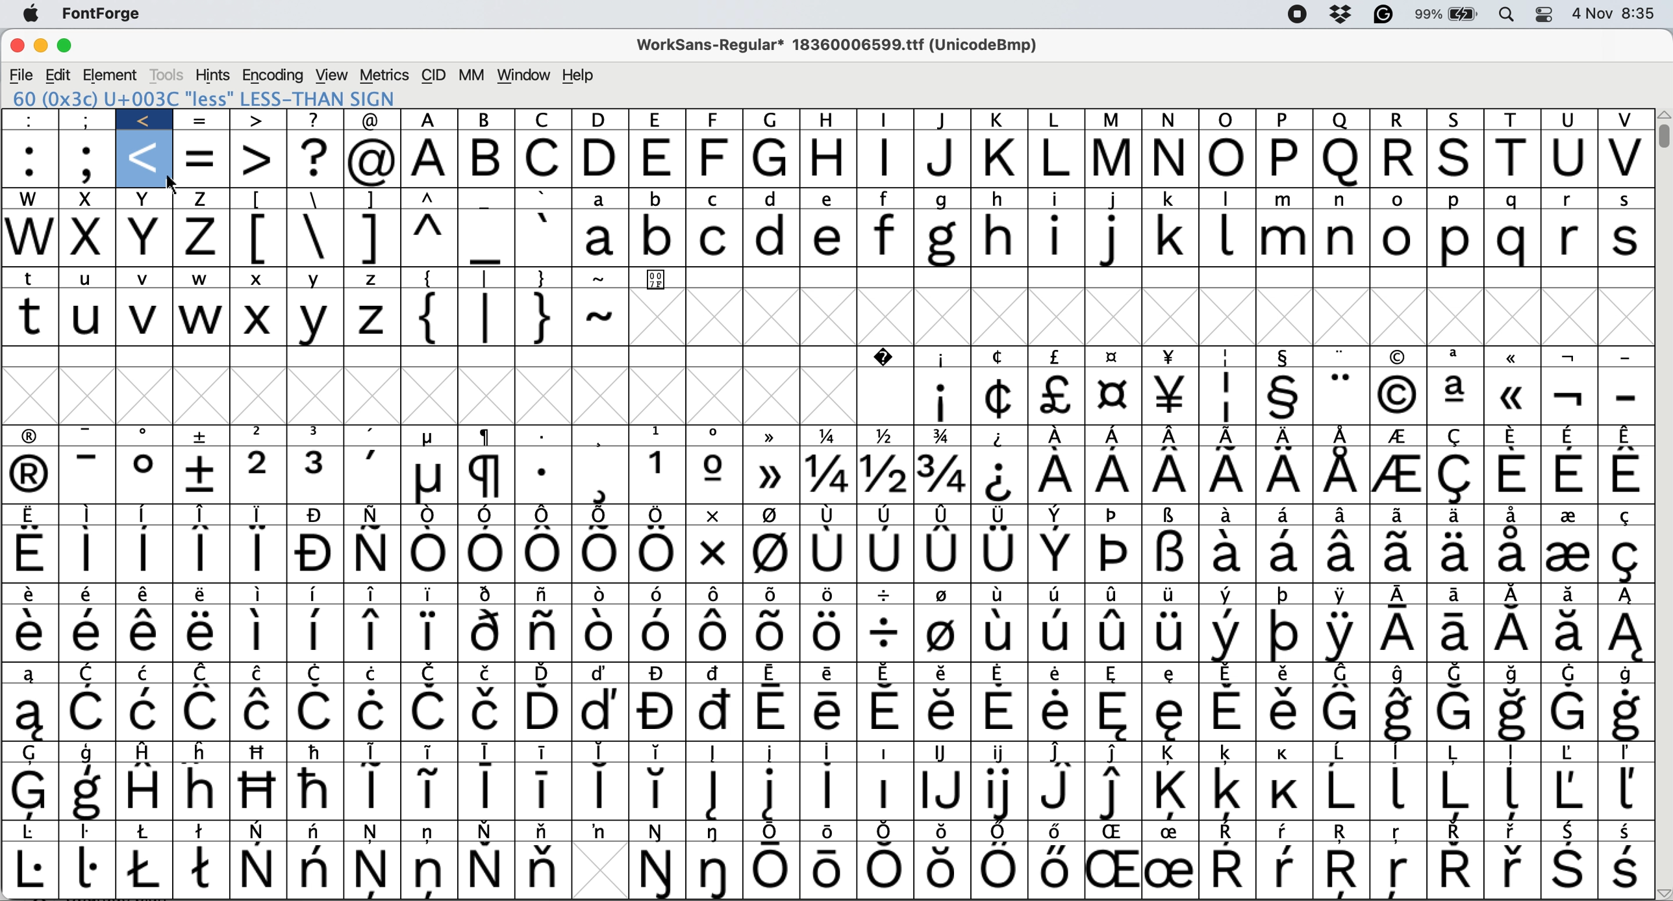 Image resolution: width=1673 pixels, height=901 pixels. Describe the element at coordinates (776, 830) in the screenshot. I see `Symbol` at that location.